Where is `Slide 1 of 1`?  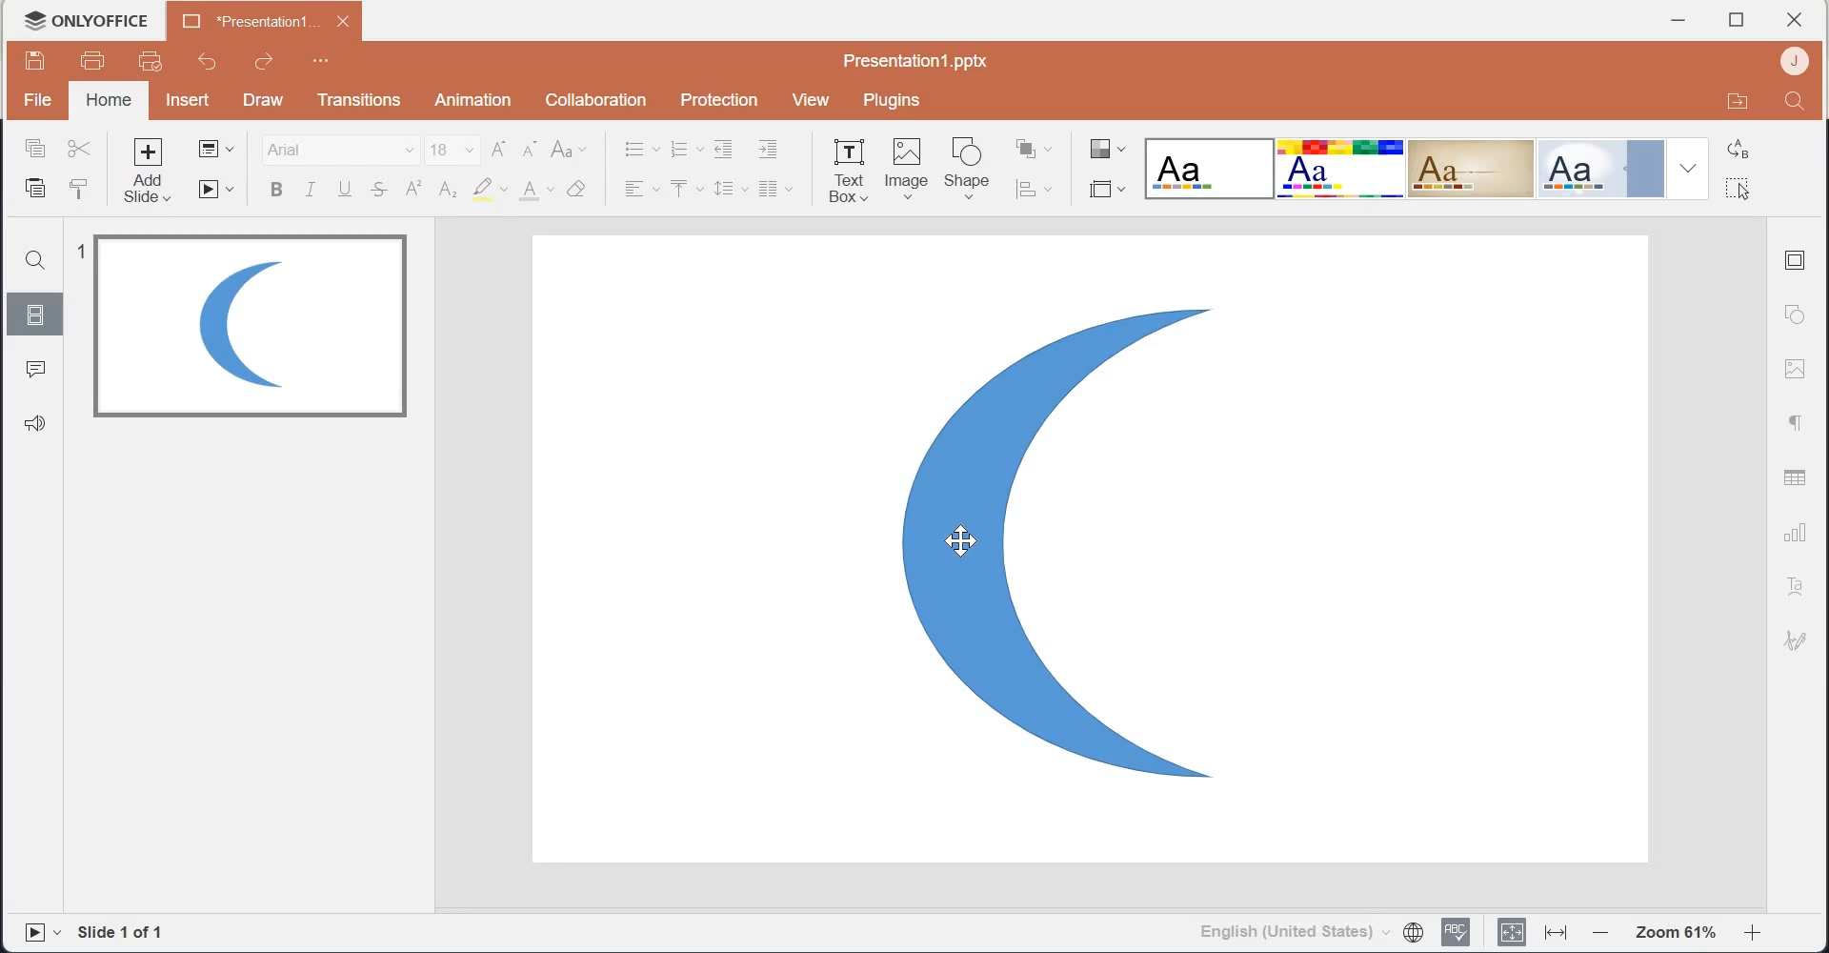
Slide 1 of 1 is located at coordinates (127, 932).